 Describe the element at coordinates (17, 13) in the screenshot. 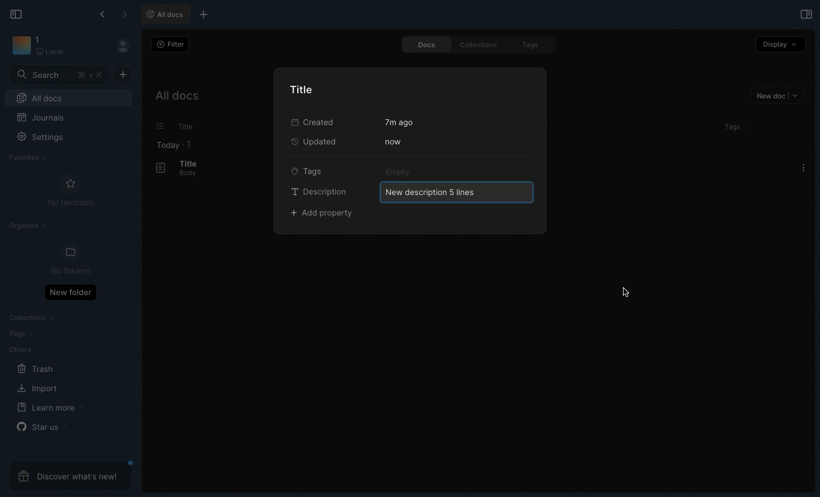

I see `Collapse sidebar` at that location.